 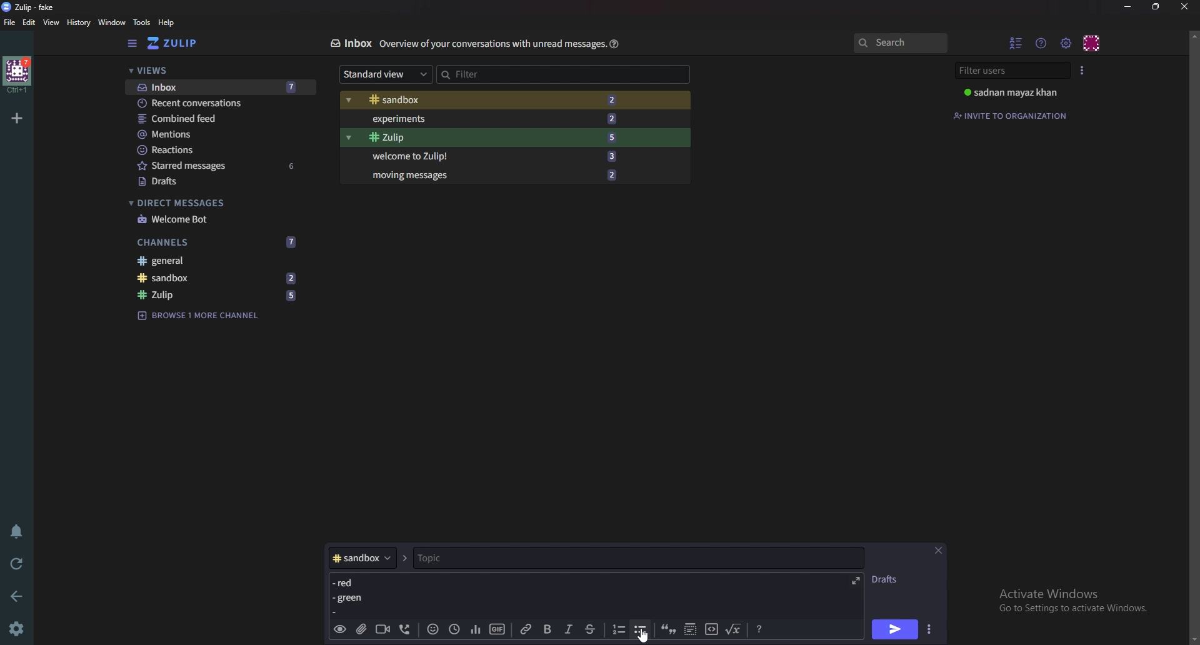 I want to click on Welcome to zulip, so click(x=491, y=155).